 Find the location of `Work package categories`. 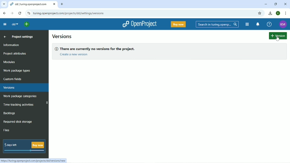

Work package categories is located at coordinates (20, 96).